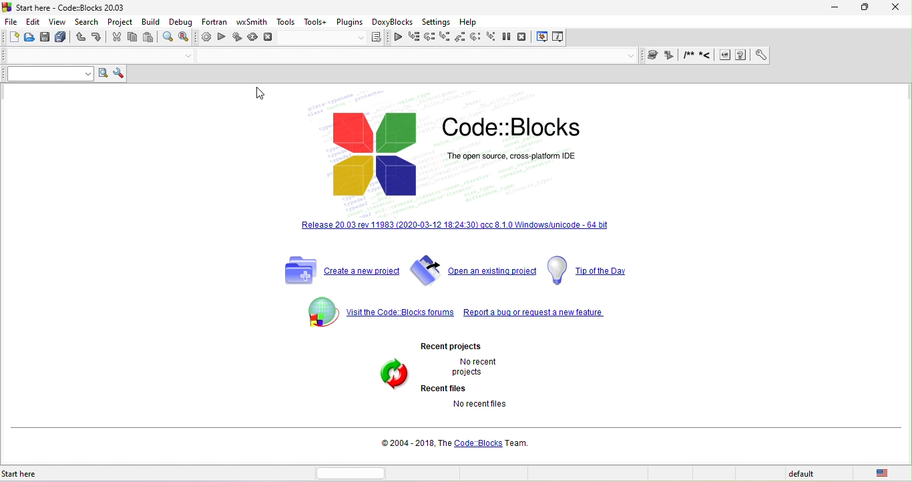  Describe the element at coordinates (29, 470) in the screenshot. I see `start here ` at that location.